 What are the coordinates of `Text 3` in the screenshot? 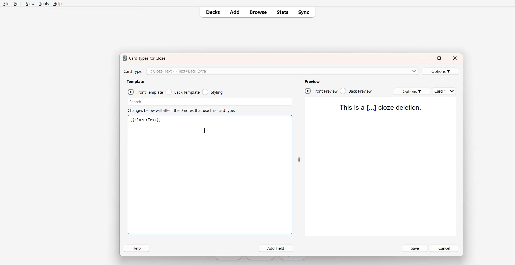 It's located at (146, 120).